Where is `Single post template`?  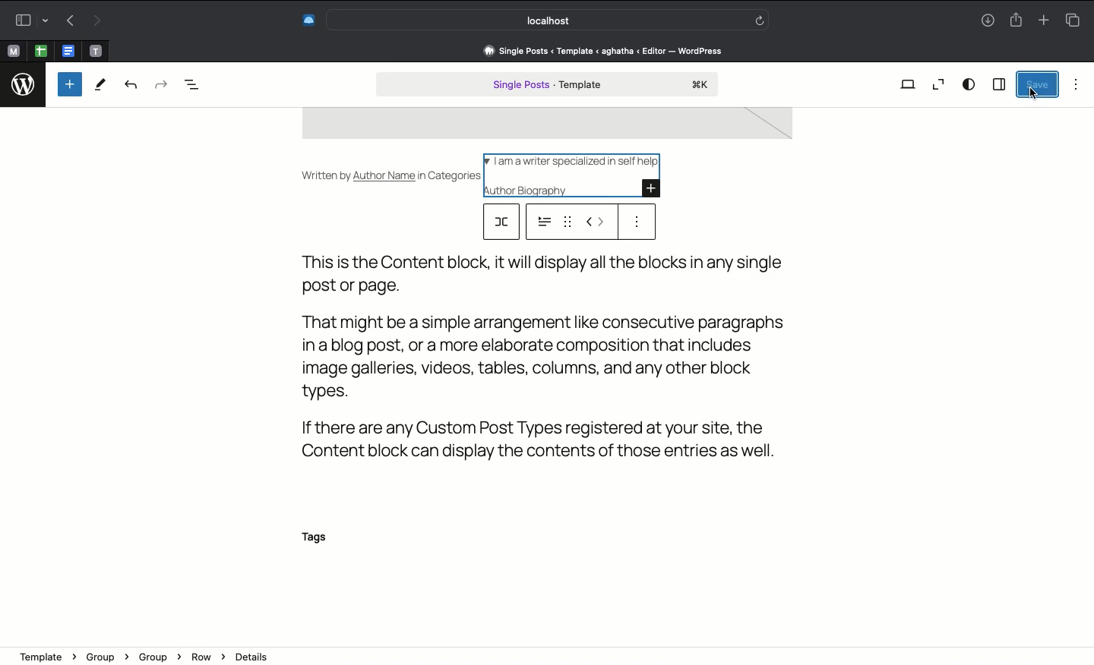 Single post template is located at coordinates (547, 86).